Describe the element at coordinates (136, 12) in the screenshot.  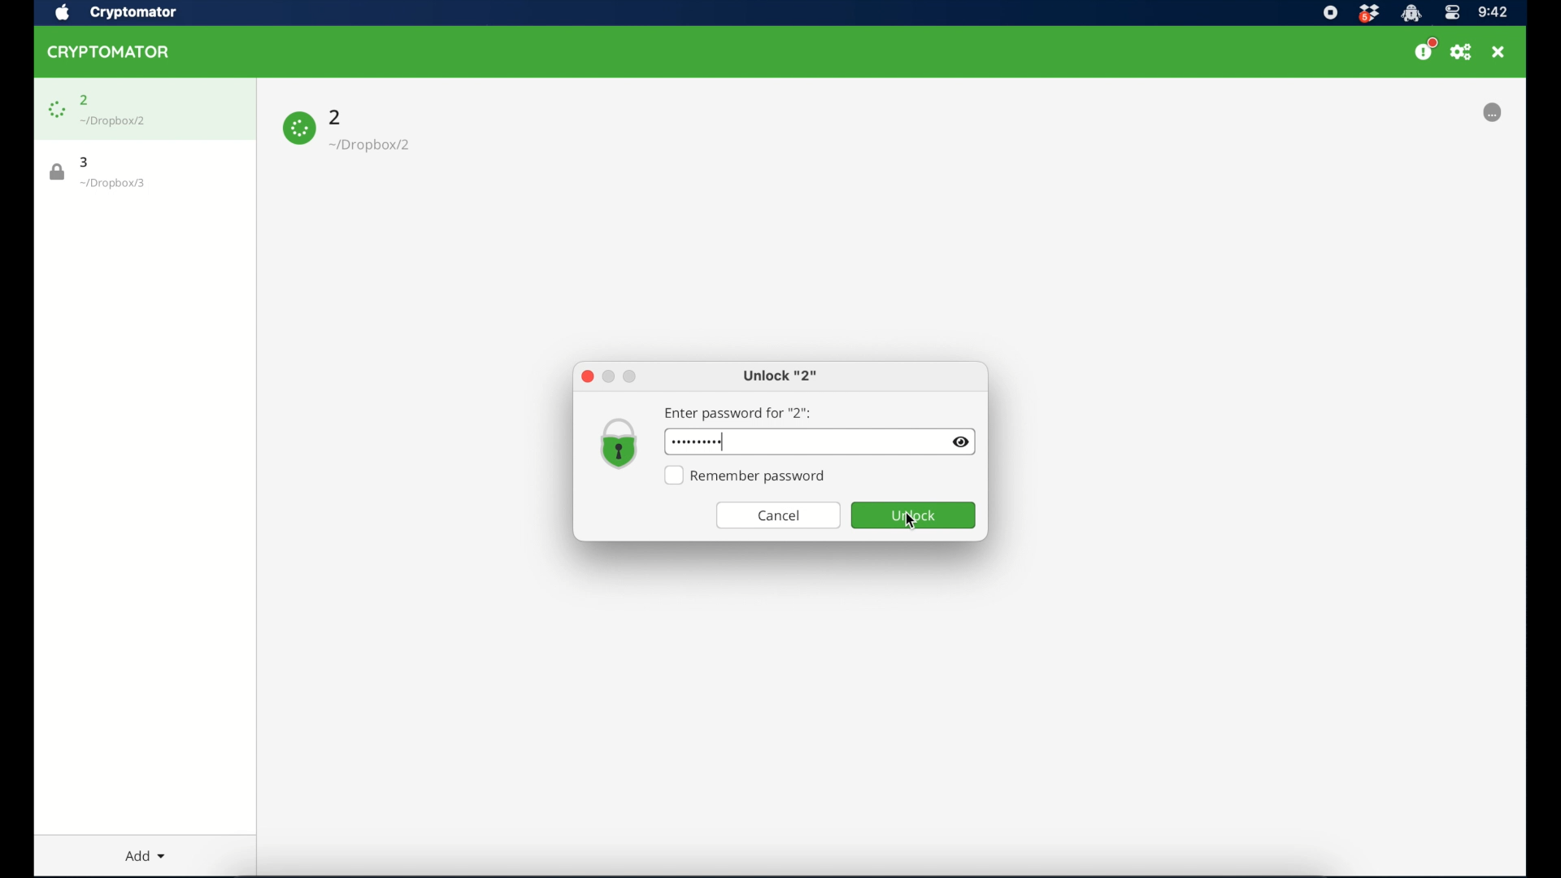
I see `cryptomator` at that location.